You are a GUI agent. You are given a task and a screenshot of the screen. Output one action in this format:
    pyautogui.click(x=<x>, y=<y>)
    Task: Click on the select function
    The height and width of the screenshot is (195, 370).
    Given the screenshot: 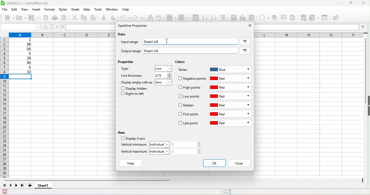 What is the action you would take?
    pyautogui.click(x=53, y=27)
    